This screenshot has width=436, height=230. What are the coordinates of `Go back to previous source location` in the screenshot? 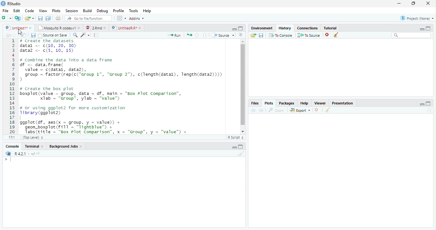 It's located at (8, 35).